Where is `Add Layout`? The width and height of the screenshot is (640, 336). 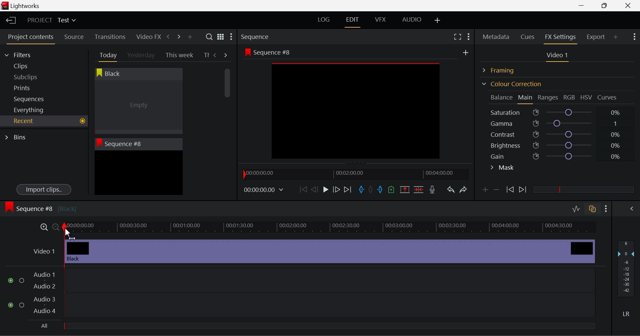 Add Layout is located at coordinates (438, 21).